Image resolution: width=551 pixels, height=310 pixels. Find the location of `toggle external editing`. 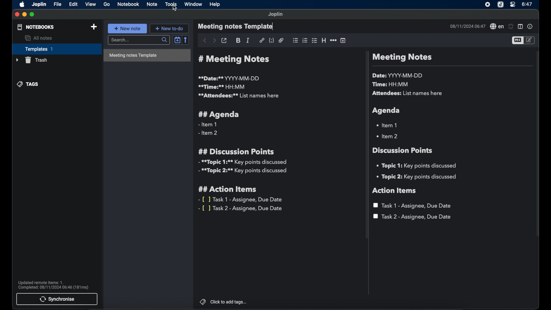

toggle external editing is located at coordinates (224, 40).